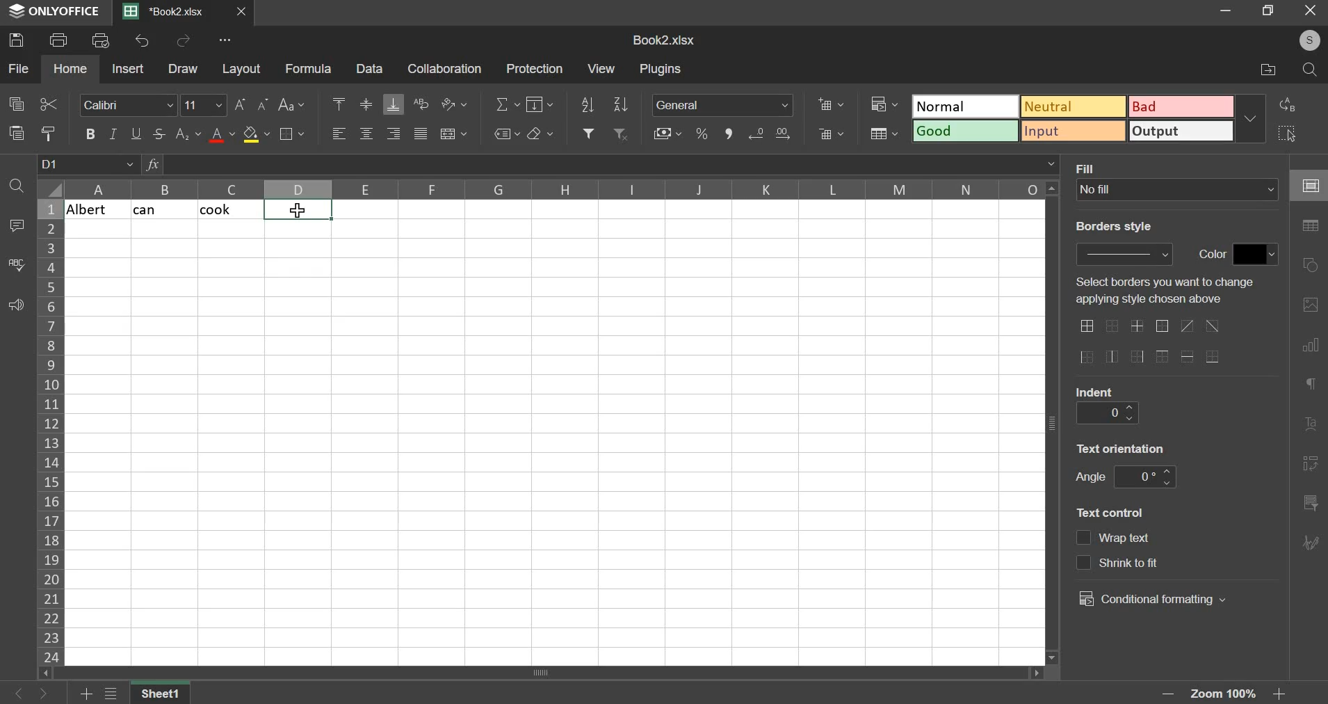 The height and width of the screenshot is (704, 1328). I want to click on select borders you want to change applying style chosen above, so click(1164, 291).